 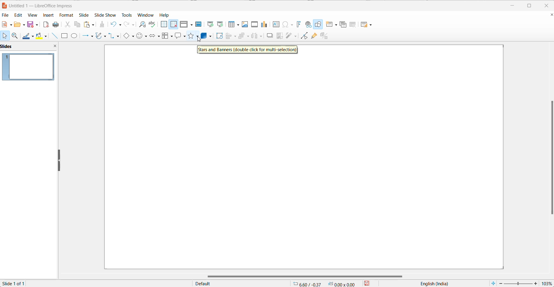 What do you see at coordinates (103, 24) in the screenshot?
I see `clone formatting` at bounding box center [103, 24].